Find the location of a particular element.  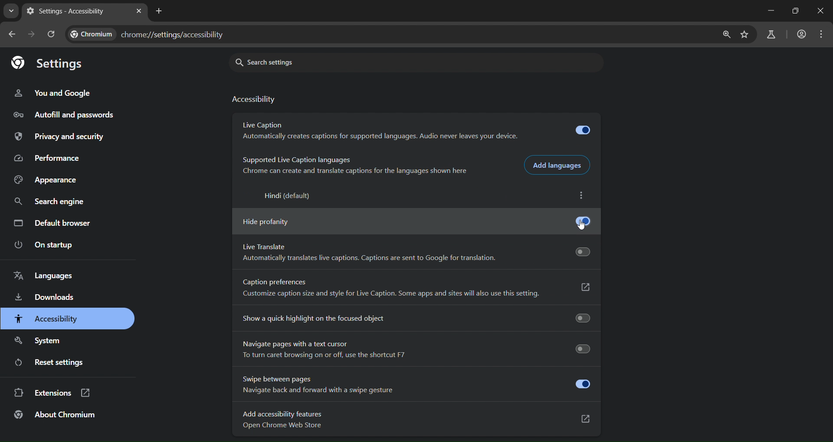

go forward one page is located at coordinates (32, 33).